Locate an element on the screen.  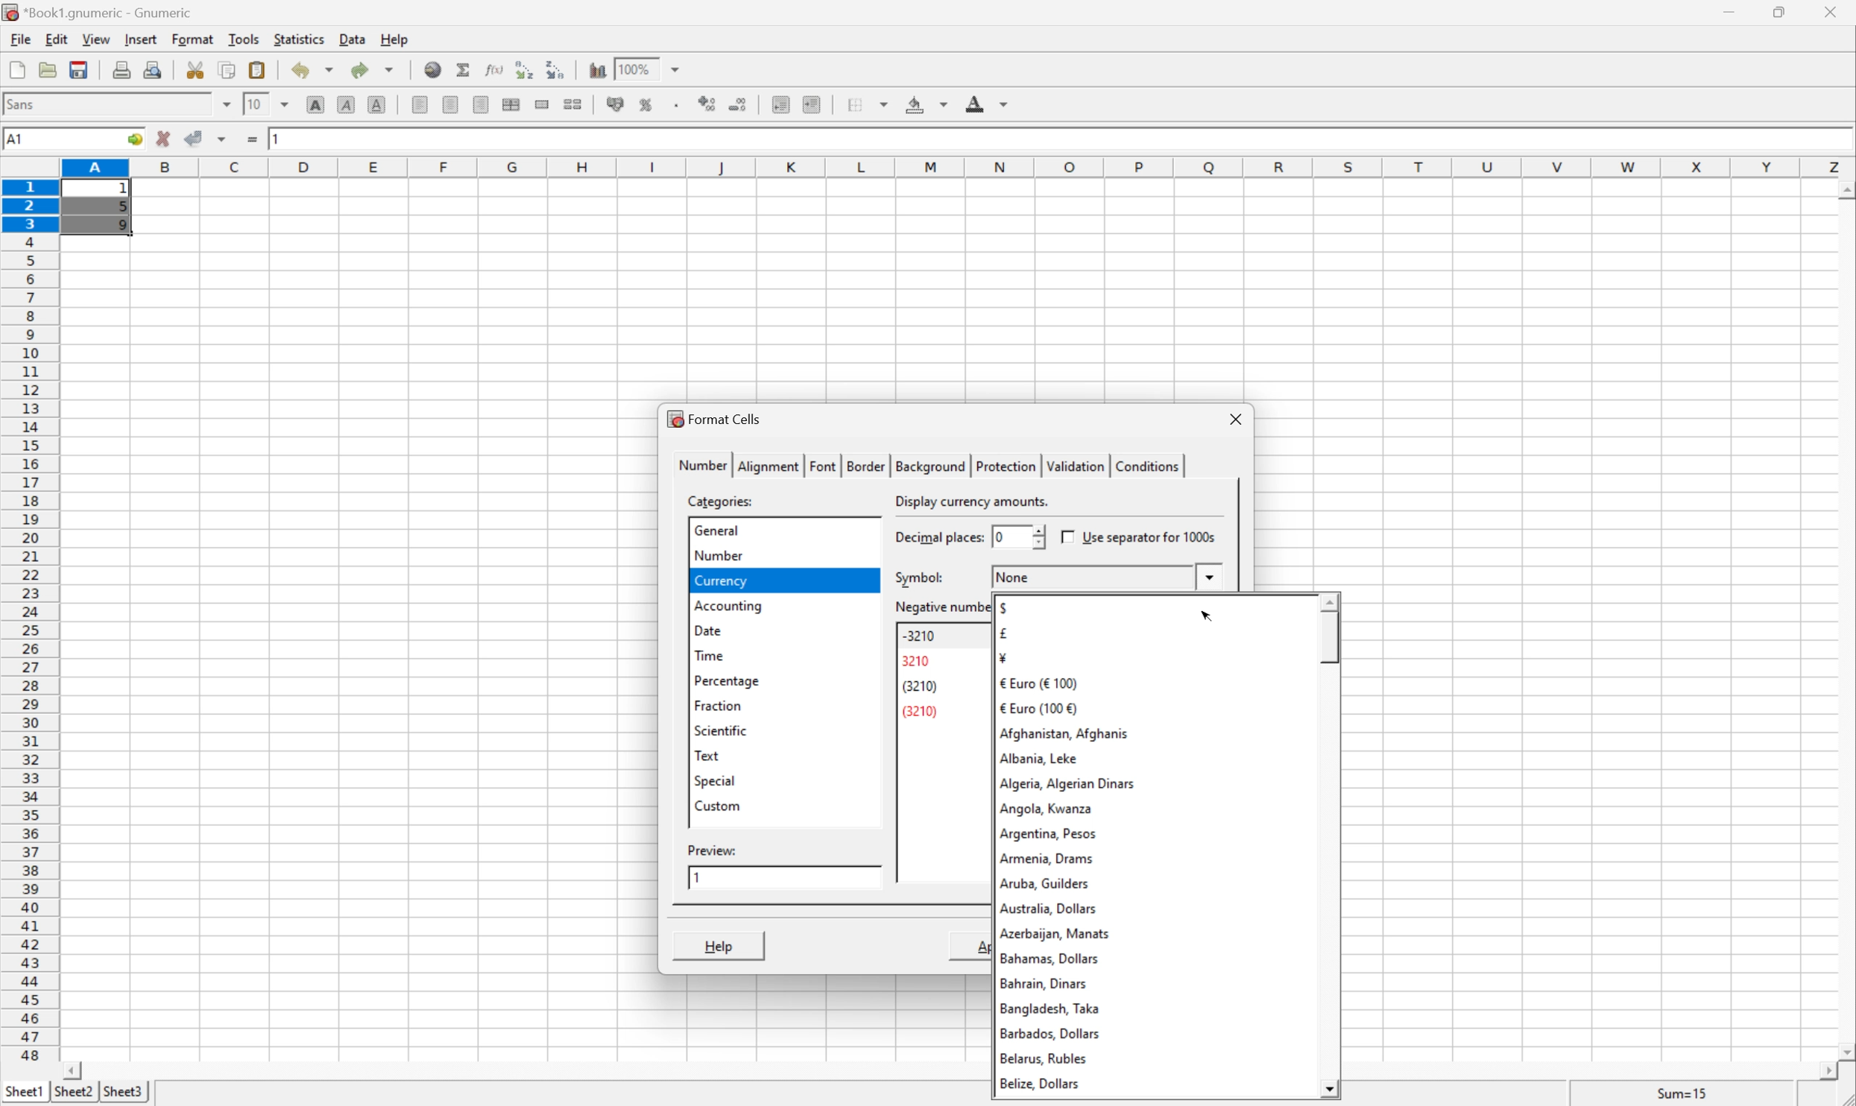
(3210) is located at coordinates (922, 686).